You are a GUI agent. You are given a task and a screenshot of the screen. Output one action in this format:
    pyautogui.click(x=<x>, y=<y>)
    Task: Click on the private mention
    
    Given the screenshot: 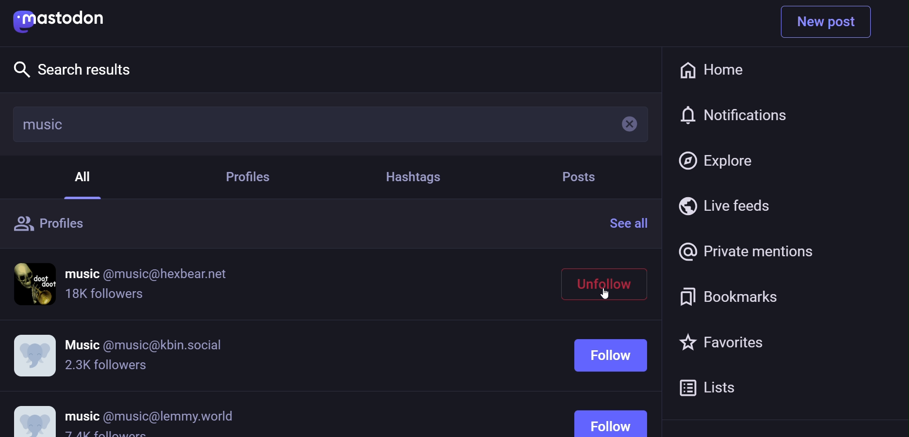 What is the action you would take?
    pyautogui.click(x=744, y=251)
    